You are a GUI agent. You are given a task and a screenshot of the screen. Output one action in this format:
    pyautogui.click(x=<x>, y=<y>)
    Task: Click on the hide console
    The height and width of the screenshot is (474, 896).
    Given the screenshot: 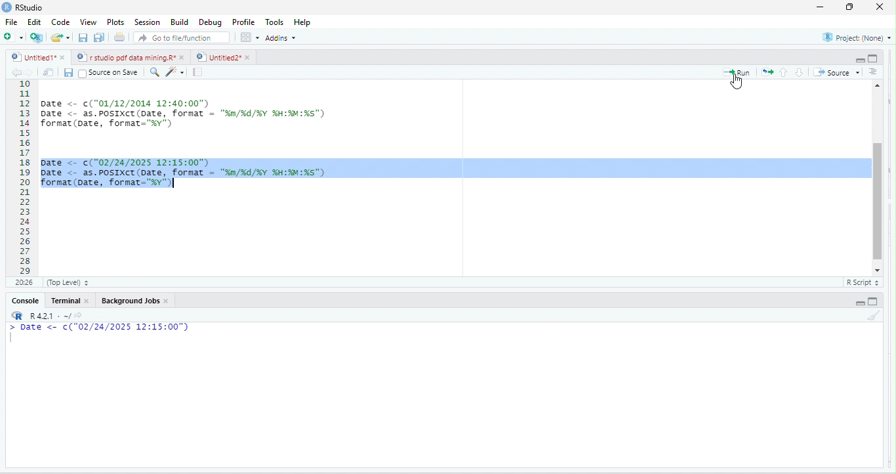 What is the action you would take?
    pyautogui.click(x=875, y=301)
    